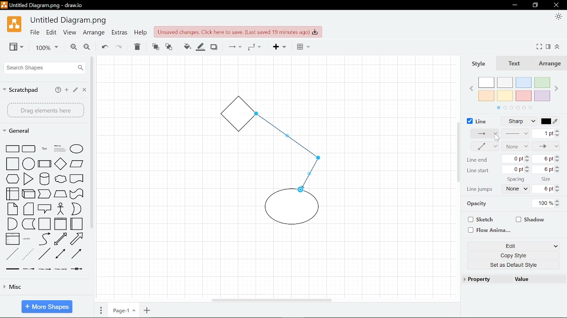  What do you see at coordinates (517, 189) in the screenshot?
I see `none` at bounding box center [517, 189].